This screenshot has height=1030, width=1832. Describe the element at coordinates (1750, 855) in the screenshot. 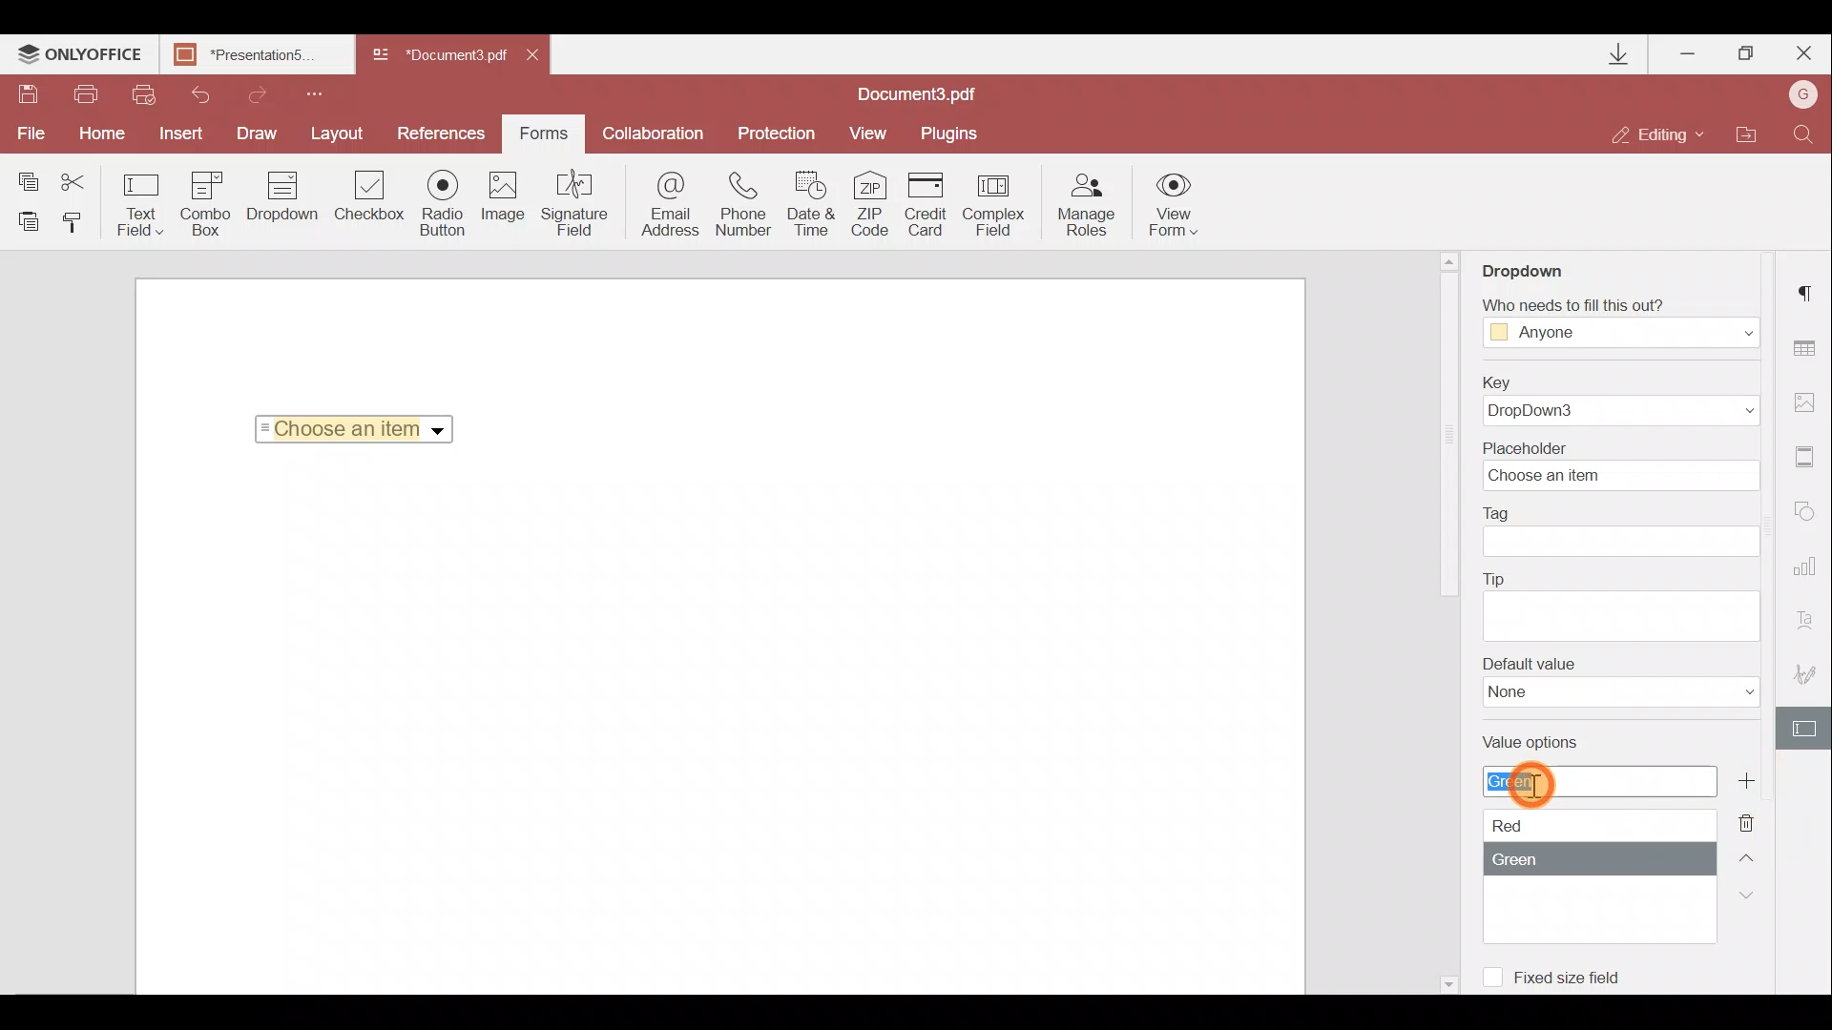

I see `Up` at that location.